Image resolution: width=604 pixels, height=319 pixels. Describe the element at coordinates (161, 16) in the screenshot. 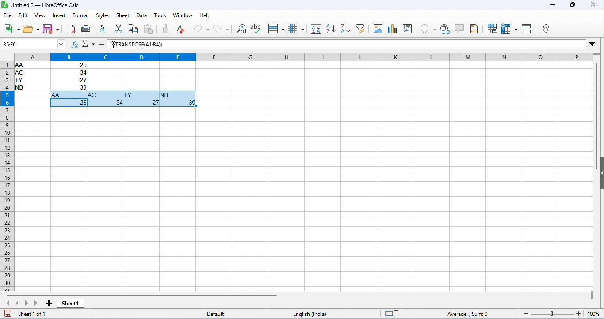

I see `tools` at that location.